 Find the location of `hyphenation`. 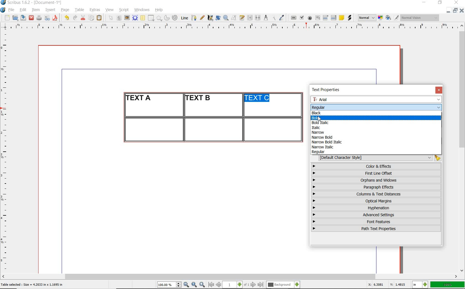

hyphenation is located at coordinates (376, 208).